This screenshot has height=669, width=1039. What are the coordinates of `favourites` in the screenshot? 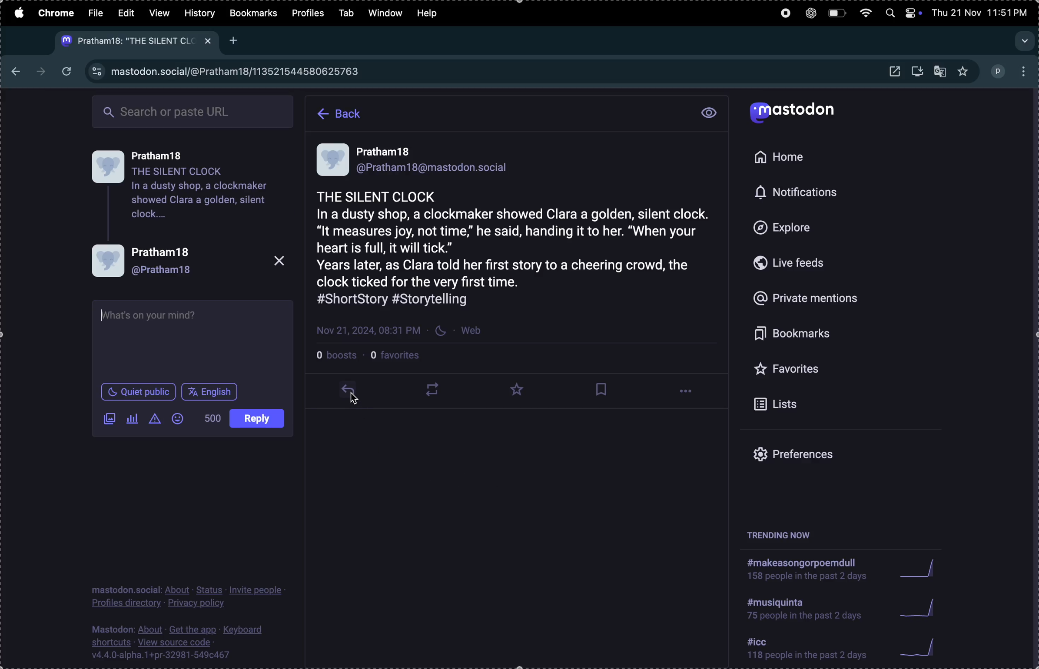 It's located at (821, 370).